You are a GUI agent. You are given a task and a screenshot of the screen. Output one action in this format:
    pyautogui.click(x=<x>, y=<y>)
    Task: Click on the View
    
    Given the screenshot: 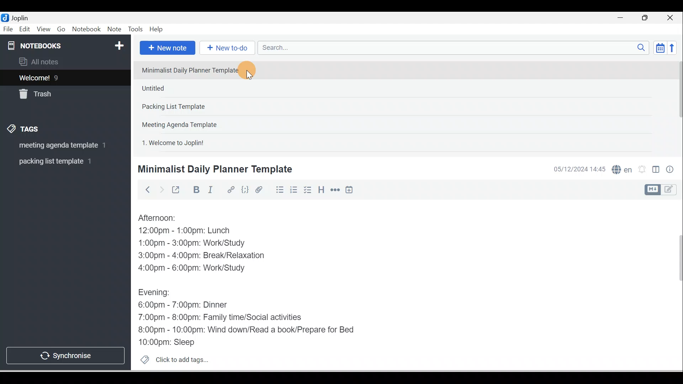 What is the action you would take?
    pyautogui.click(x=43, y=30)
    